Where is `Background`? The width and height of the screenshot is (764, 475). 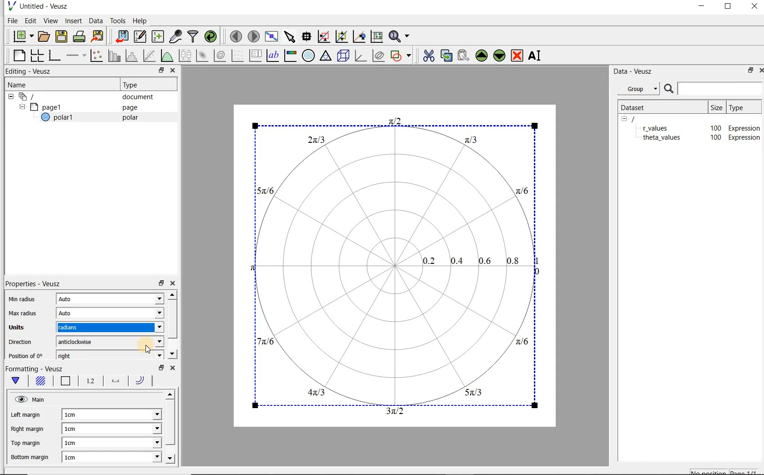
Background is located at coordinates (41, 381).